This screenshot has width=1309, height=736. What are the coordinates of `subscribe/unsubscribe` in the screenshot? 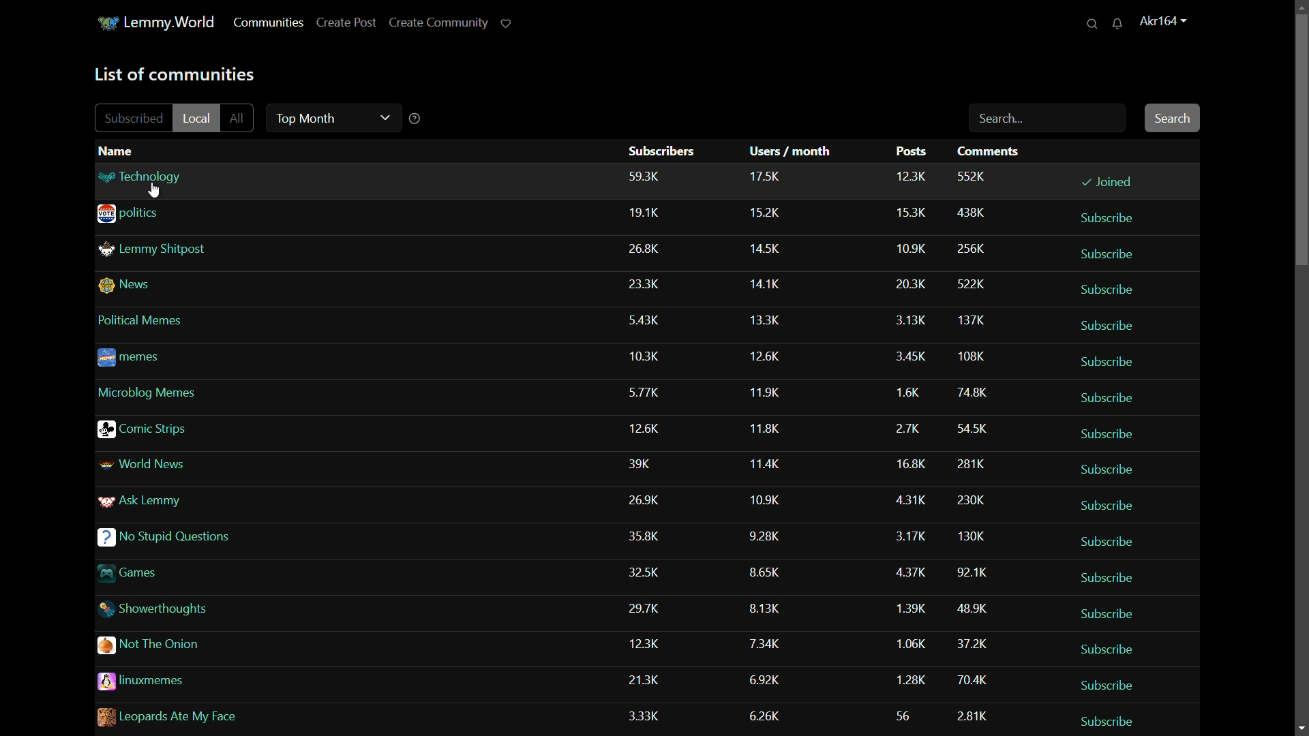 It's located at (1115, 506).